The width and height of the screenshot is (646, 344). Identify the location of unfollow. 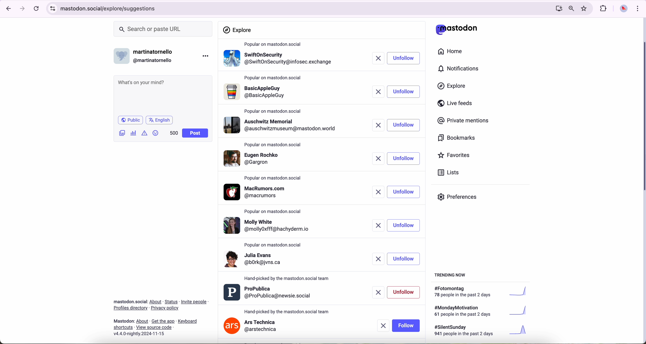
(405, 226).